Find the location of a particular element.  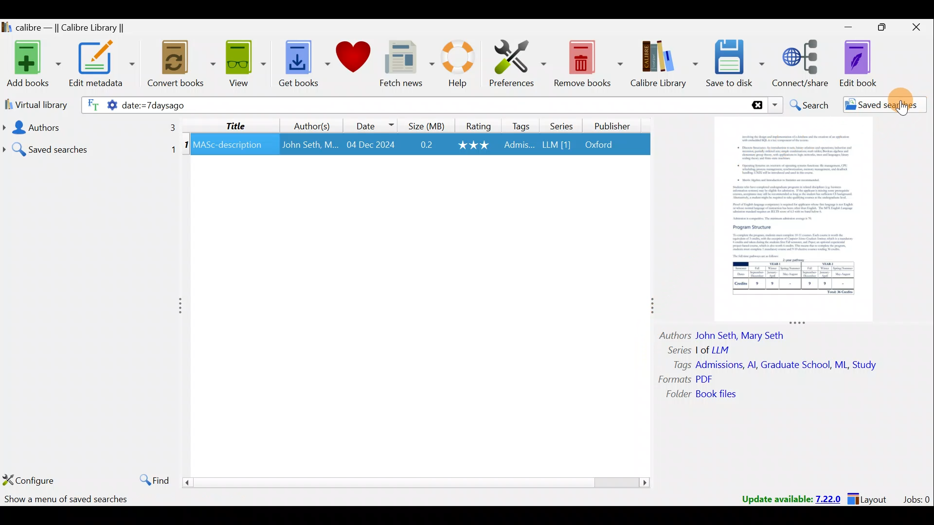

04 Dec 2024 is located at coordinates (371, 145).